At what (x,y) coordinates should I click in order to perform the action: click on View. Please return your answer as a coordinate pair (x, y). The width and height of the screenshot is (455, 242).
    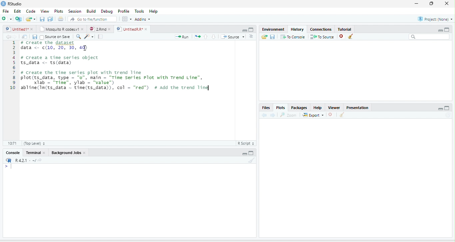
    Looking at the image, I should click on (44, 11).